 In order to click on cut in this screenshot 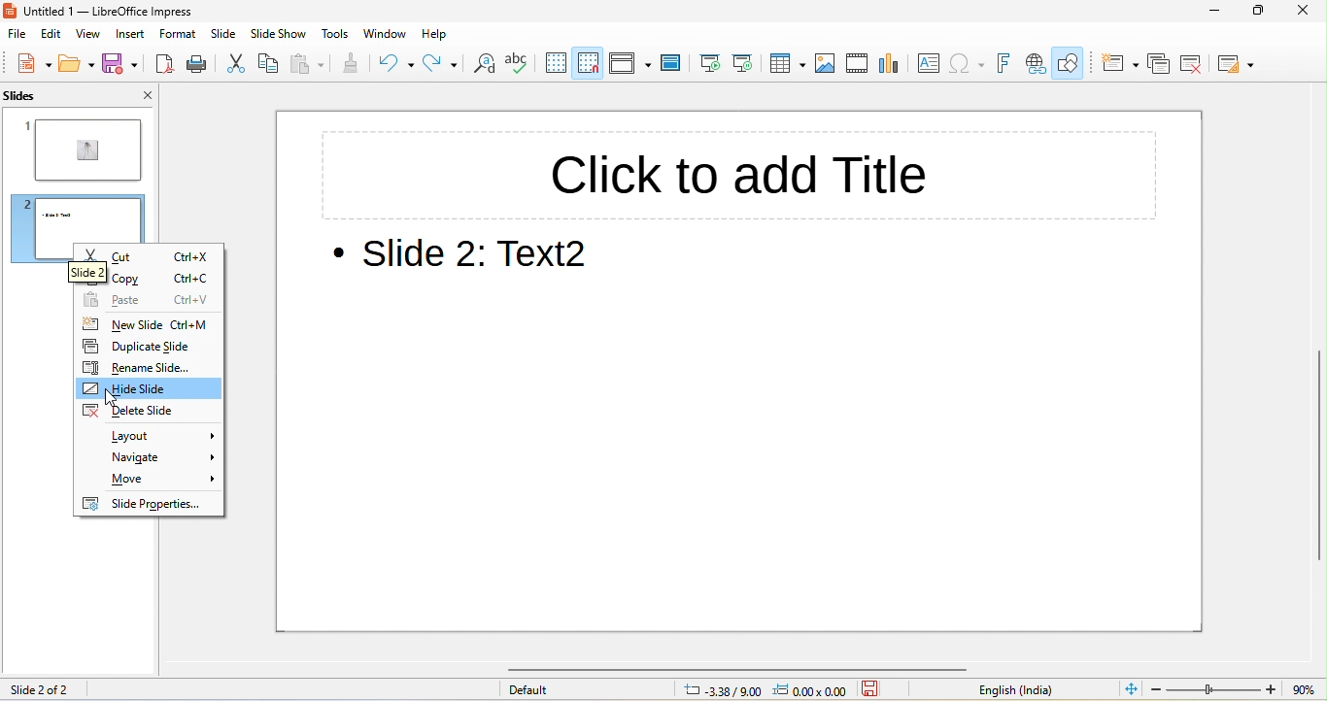, I will do `click(238, 65)`.